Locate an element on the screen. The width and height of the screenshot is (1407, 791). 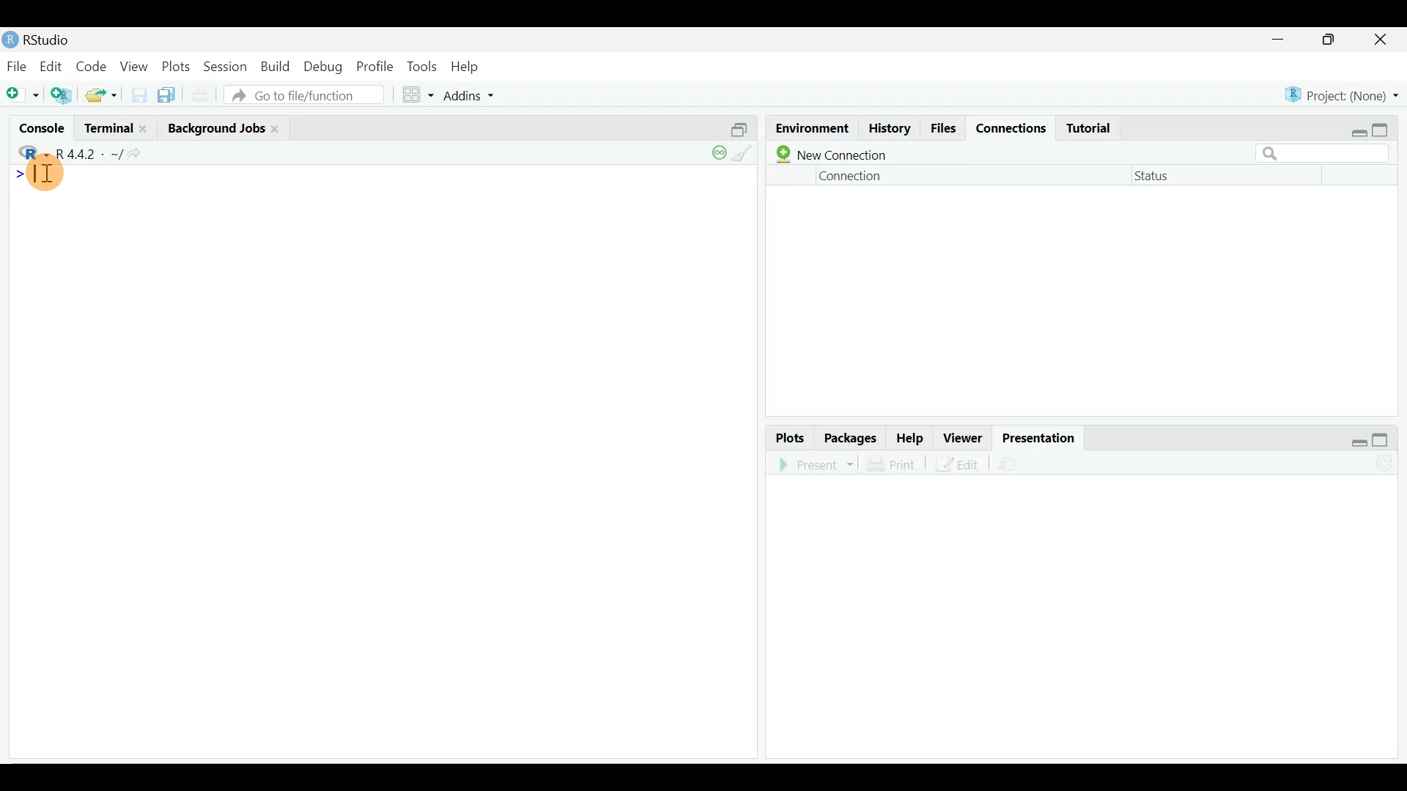
Packages is located at coordinates (849, 437).